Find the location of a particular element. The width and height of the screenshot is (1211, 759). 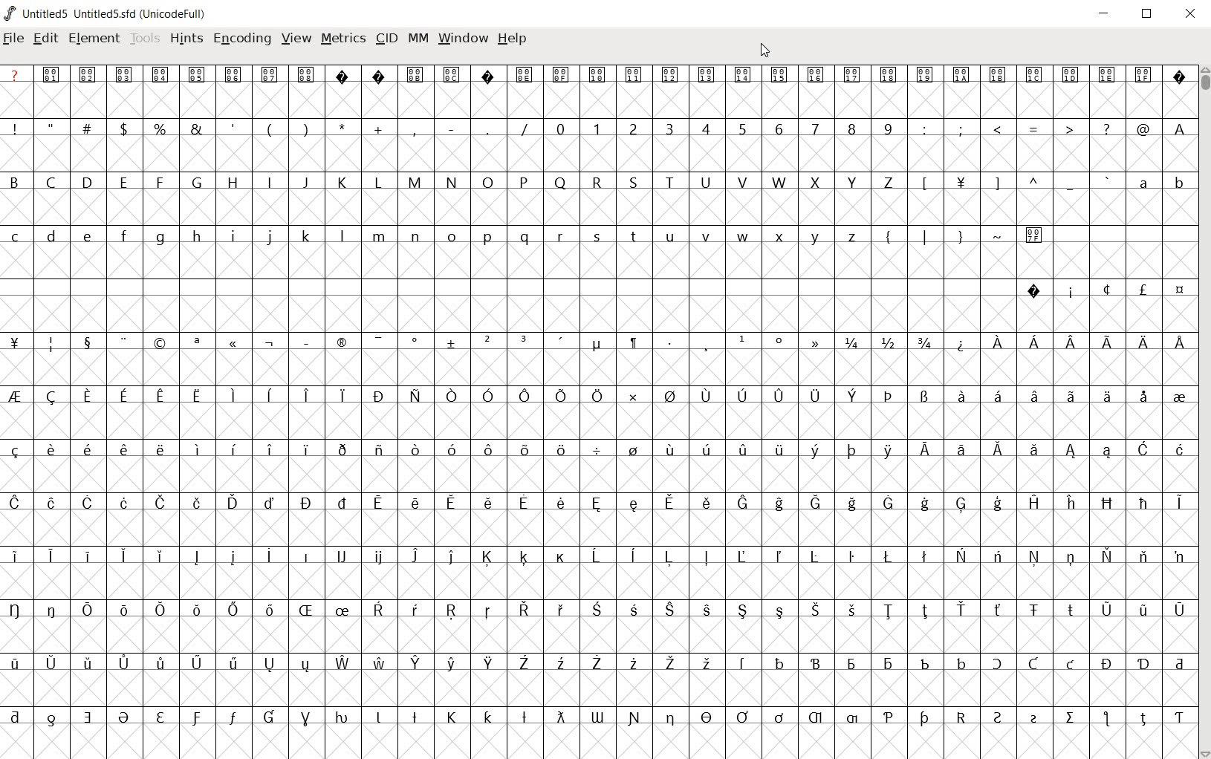

Symbol is located at coordinates (88, 665).